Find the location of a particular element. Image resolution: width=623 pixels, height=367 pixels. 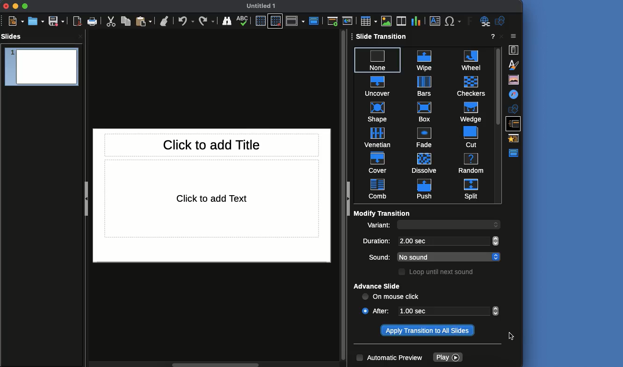

cut is located at coordinates (466, 136).